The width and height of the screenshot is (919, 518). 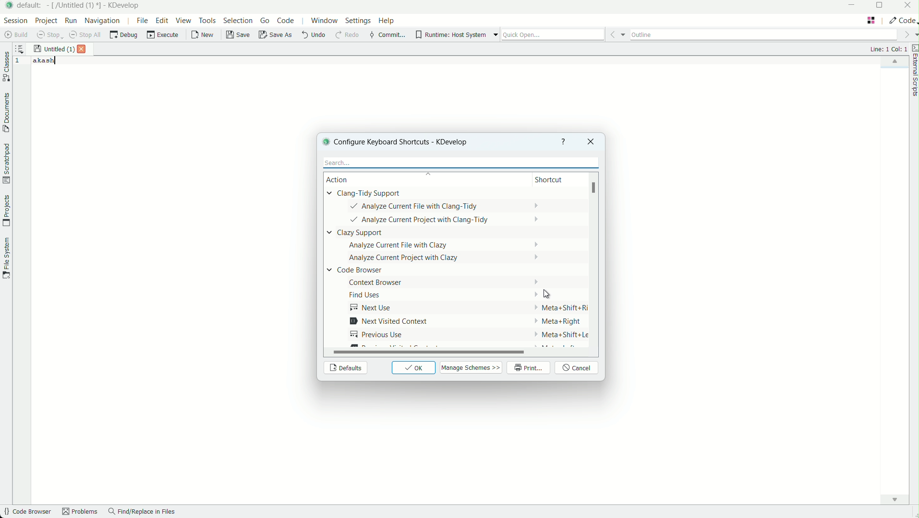 I want to click on sort the opened documents, so click(x=20, y=47).